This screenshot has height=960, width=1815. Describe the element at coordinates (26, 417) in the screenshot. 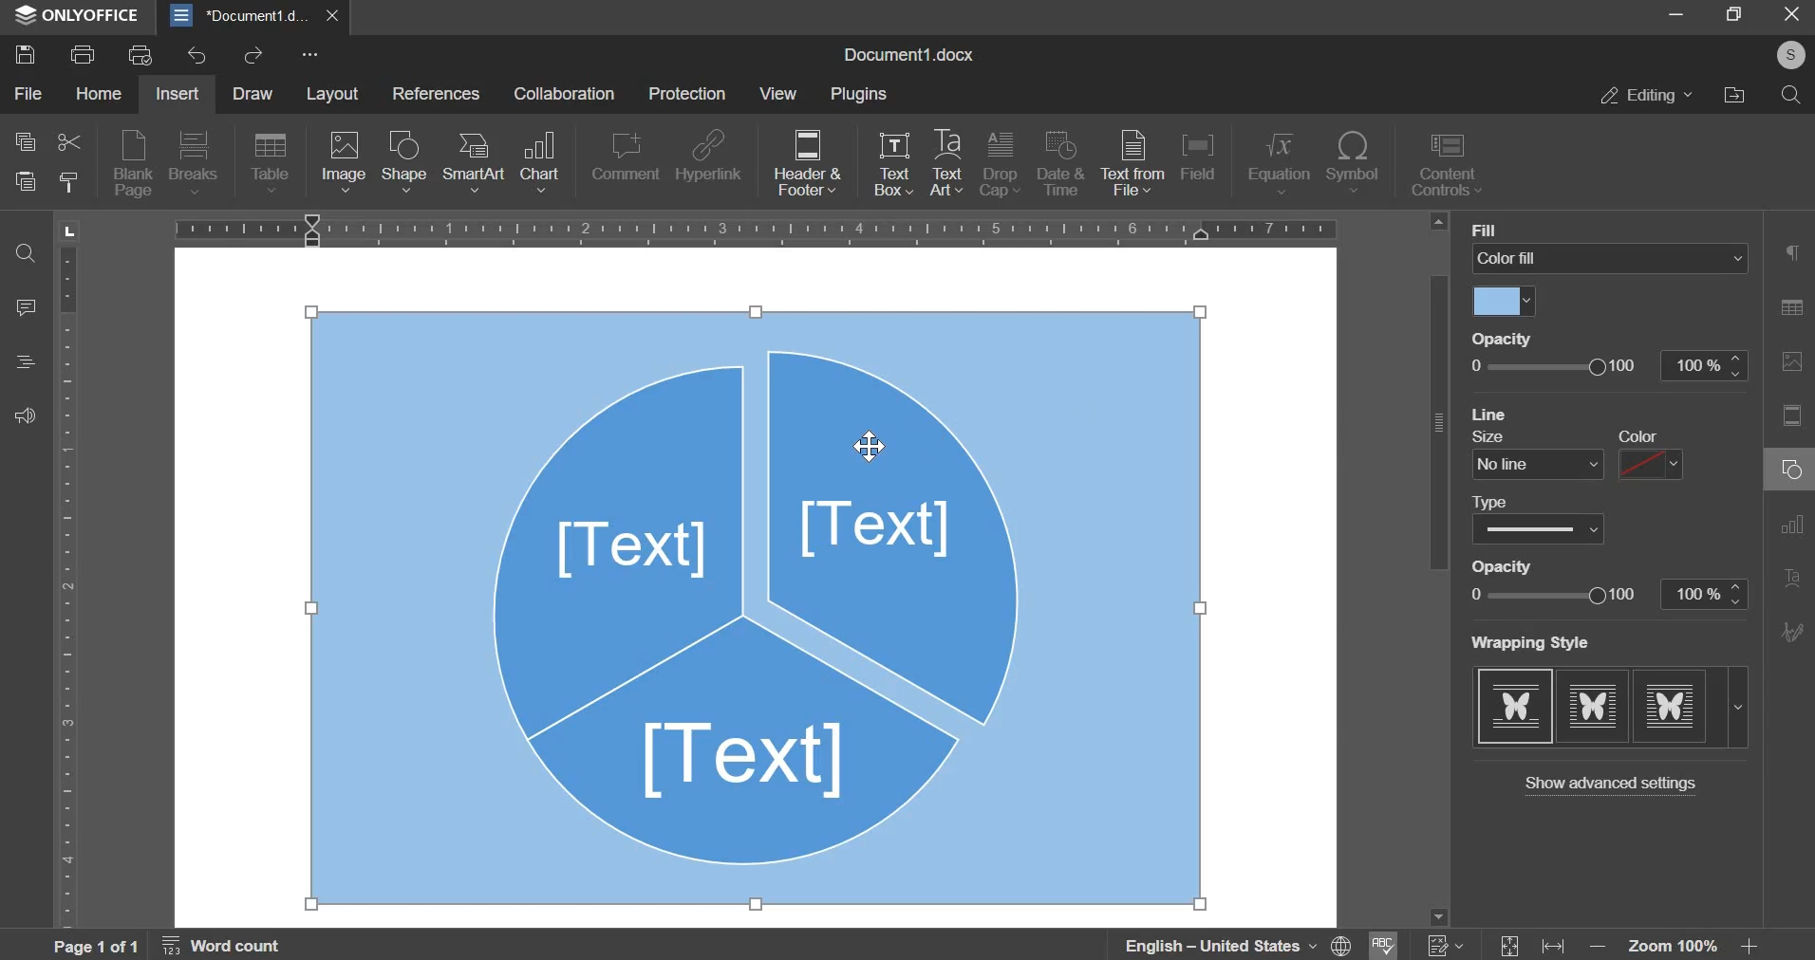

I see `Contact support team` at that location.